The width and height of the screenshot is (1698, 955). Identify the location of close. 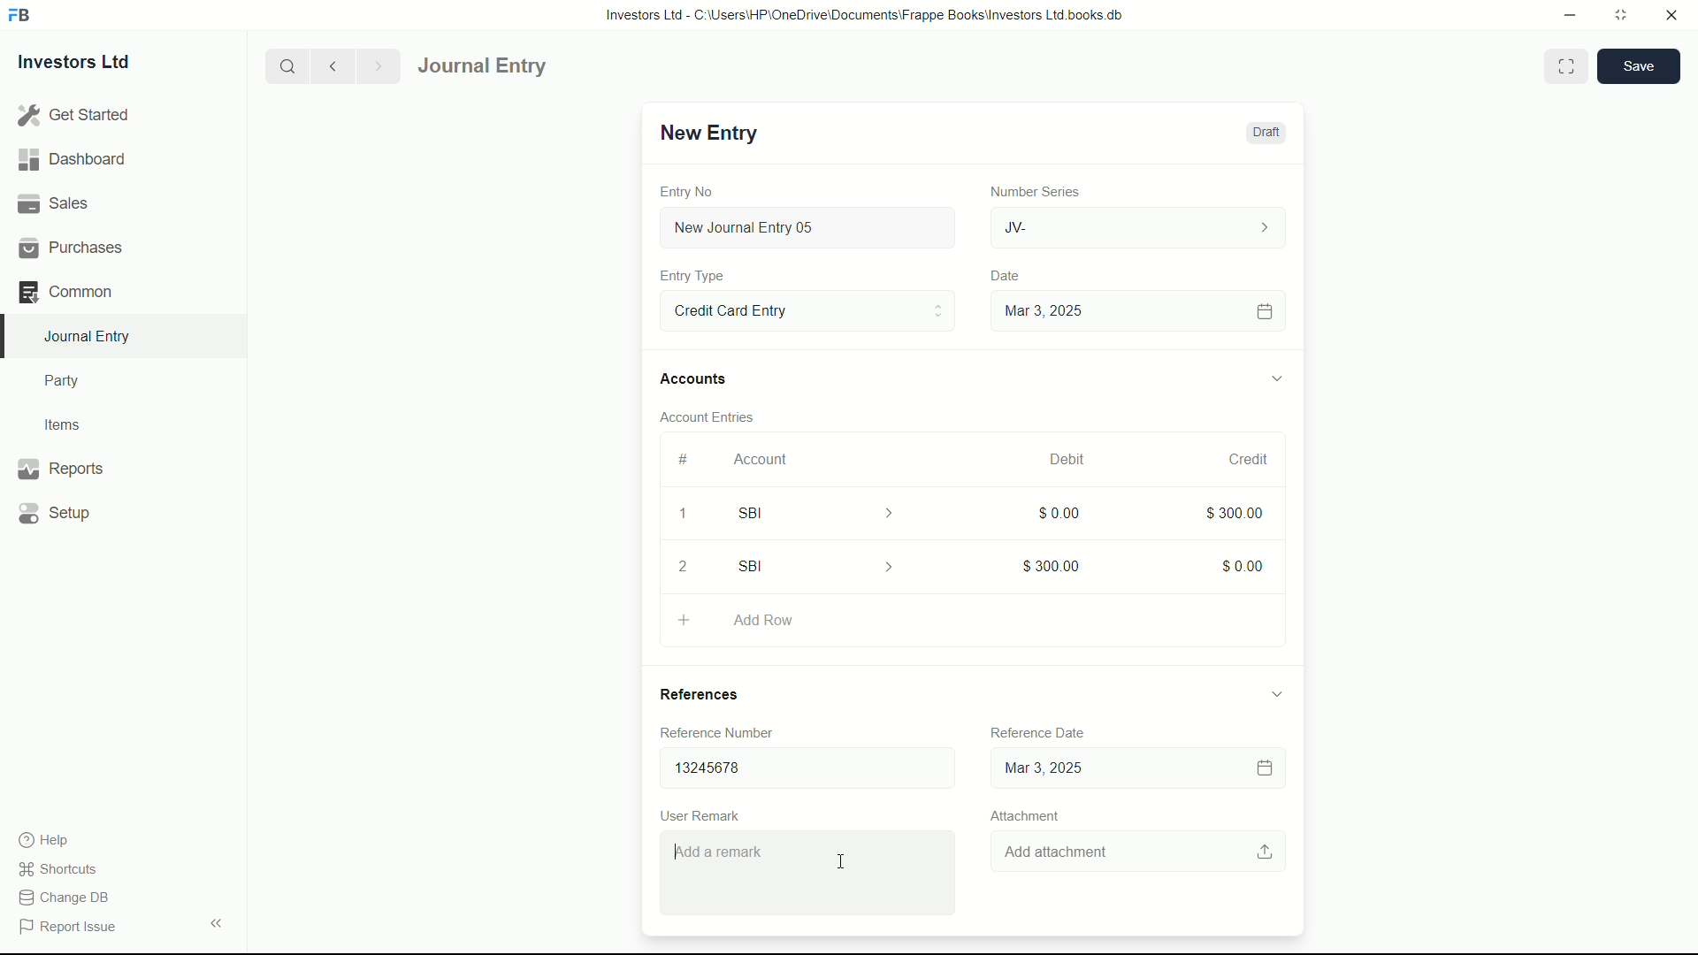
(1672, 16).